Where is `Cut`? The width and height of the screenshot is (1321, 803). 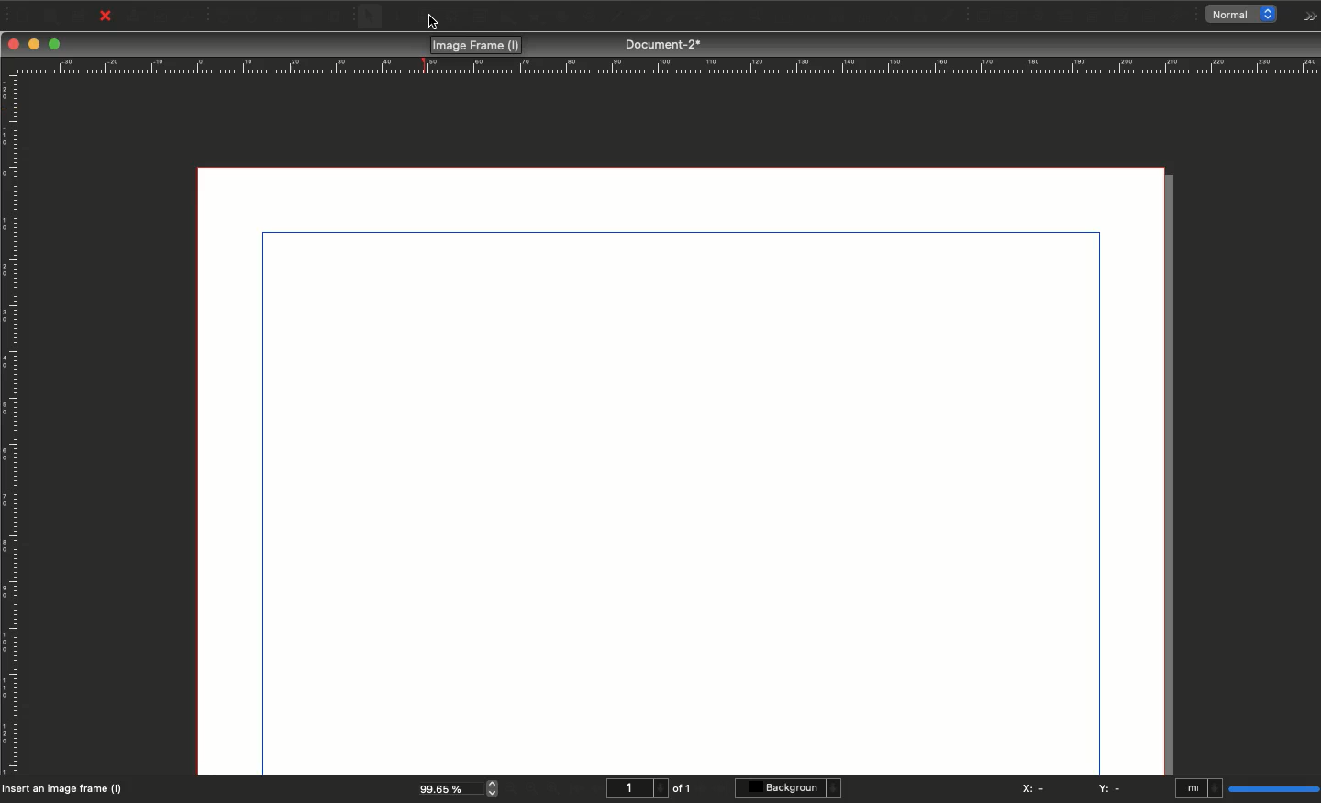 Cut is located at coordinates (279, 16).